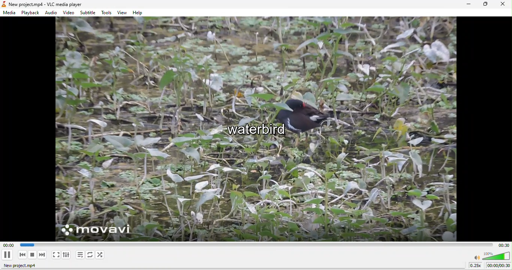 Image resolution: width=512 pixels, height=270 pixels. I want to click on volume, so click(492, 255).